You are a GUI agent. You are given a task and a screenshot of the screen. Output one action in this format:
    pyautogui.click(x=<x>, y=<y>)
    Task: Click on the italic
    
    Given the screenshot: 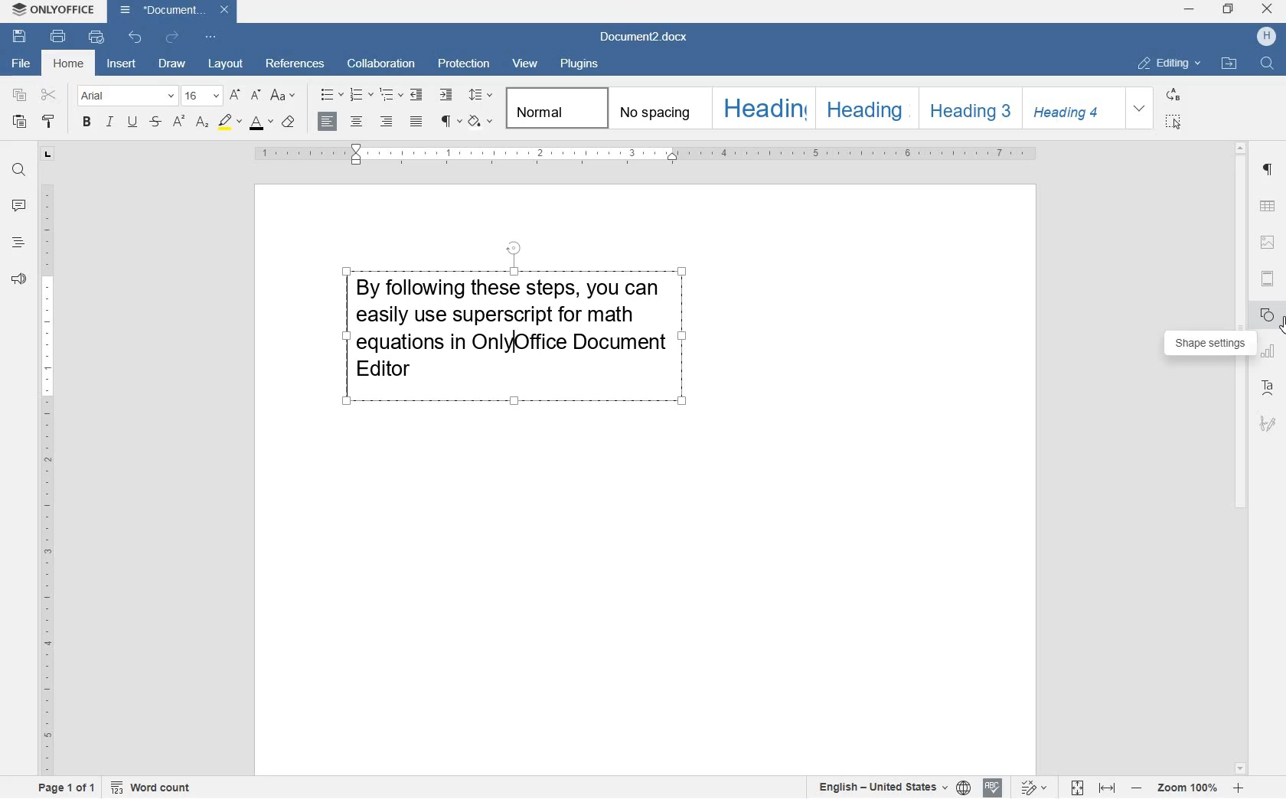 What is the action you would take?
    pyautogui.click(x=109, y=122)
    